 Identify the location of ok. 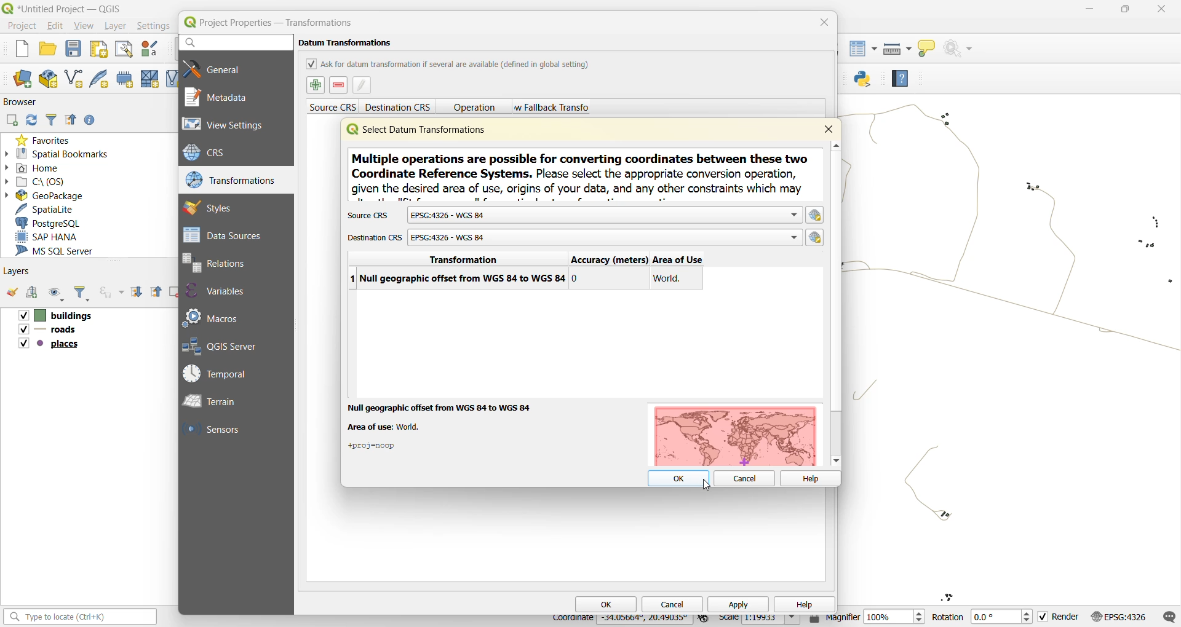
(606, 603).